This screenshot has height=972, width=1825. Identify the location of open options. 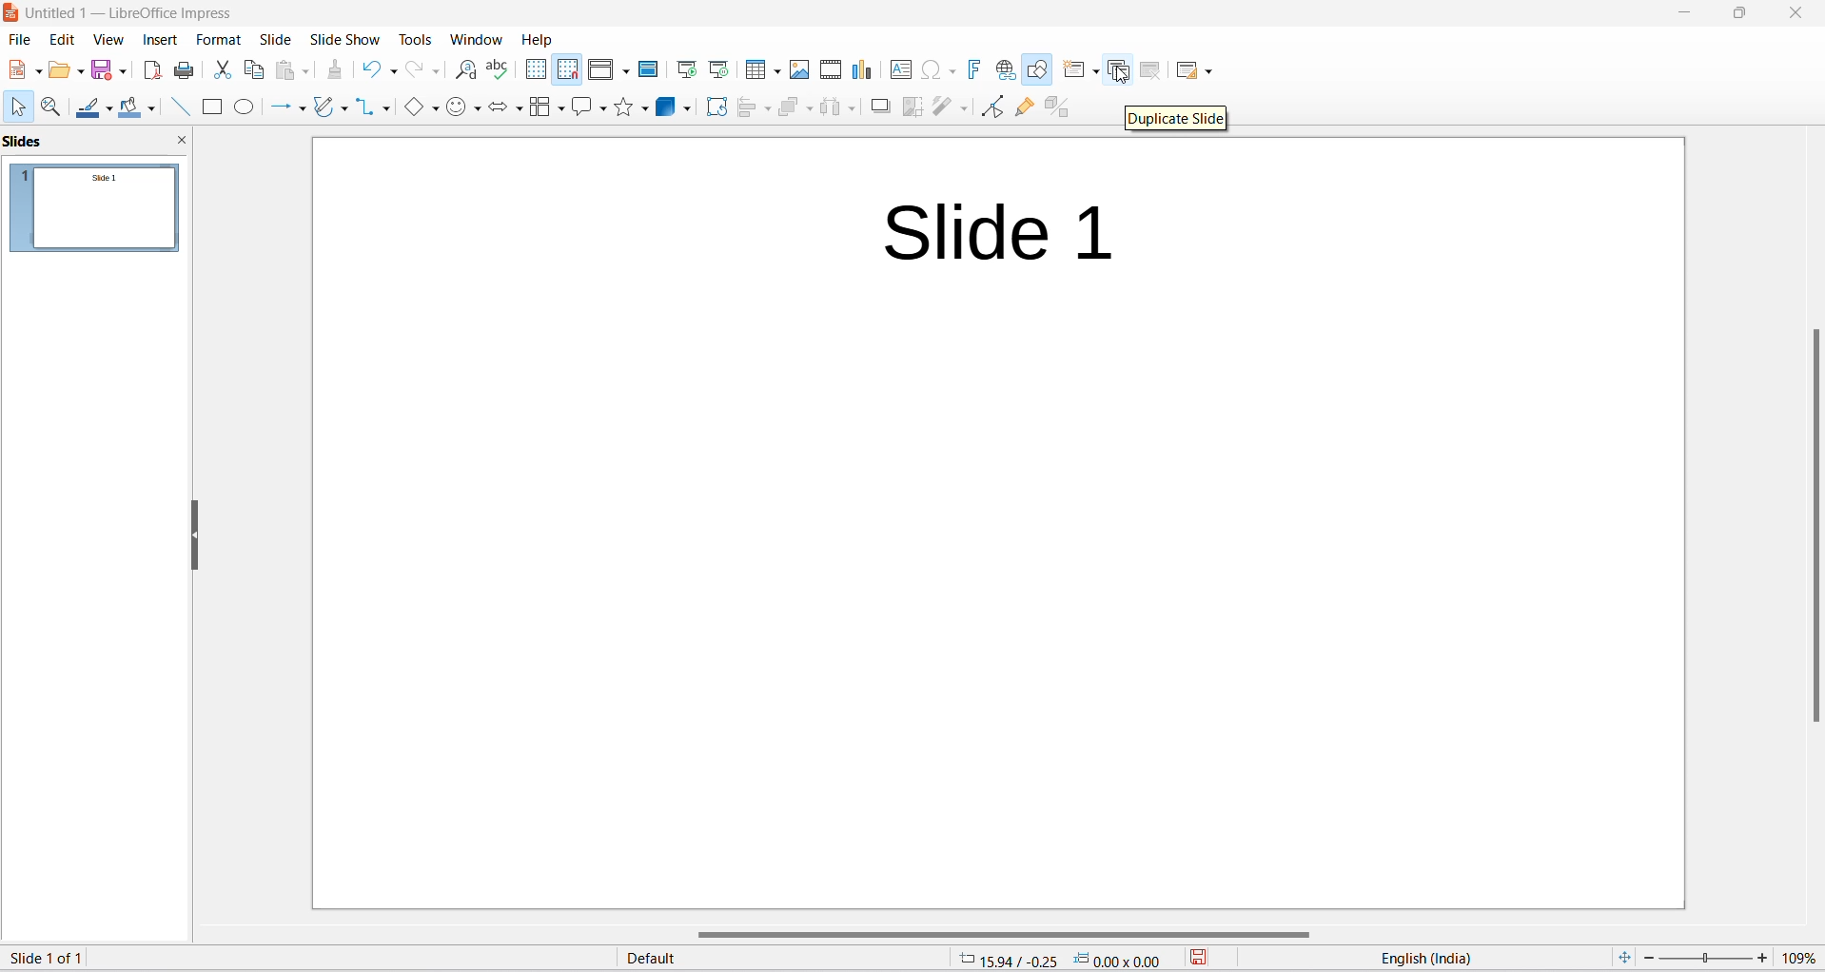
(67, 70).